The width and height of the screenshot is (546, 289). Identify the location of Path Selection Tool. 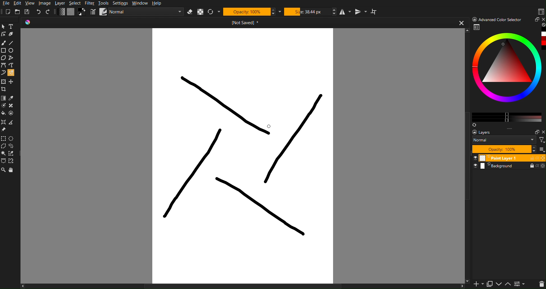
(4, 161).